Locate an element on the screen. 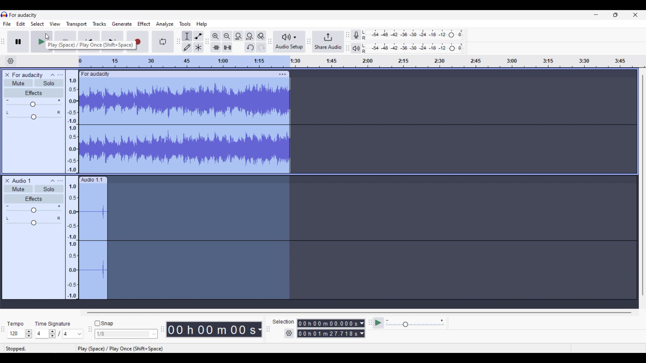 This screenshot has height=363, width=646. Indicates selection duration is located at coordinates (283, 321).